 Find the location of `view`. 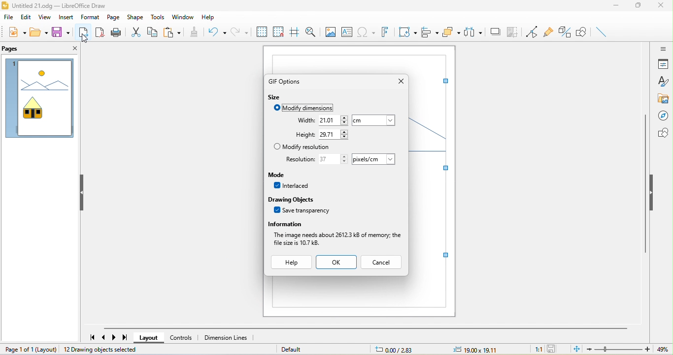

view is located at coordinates (47, 17).